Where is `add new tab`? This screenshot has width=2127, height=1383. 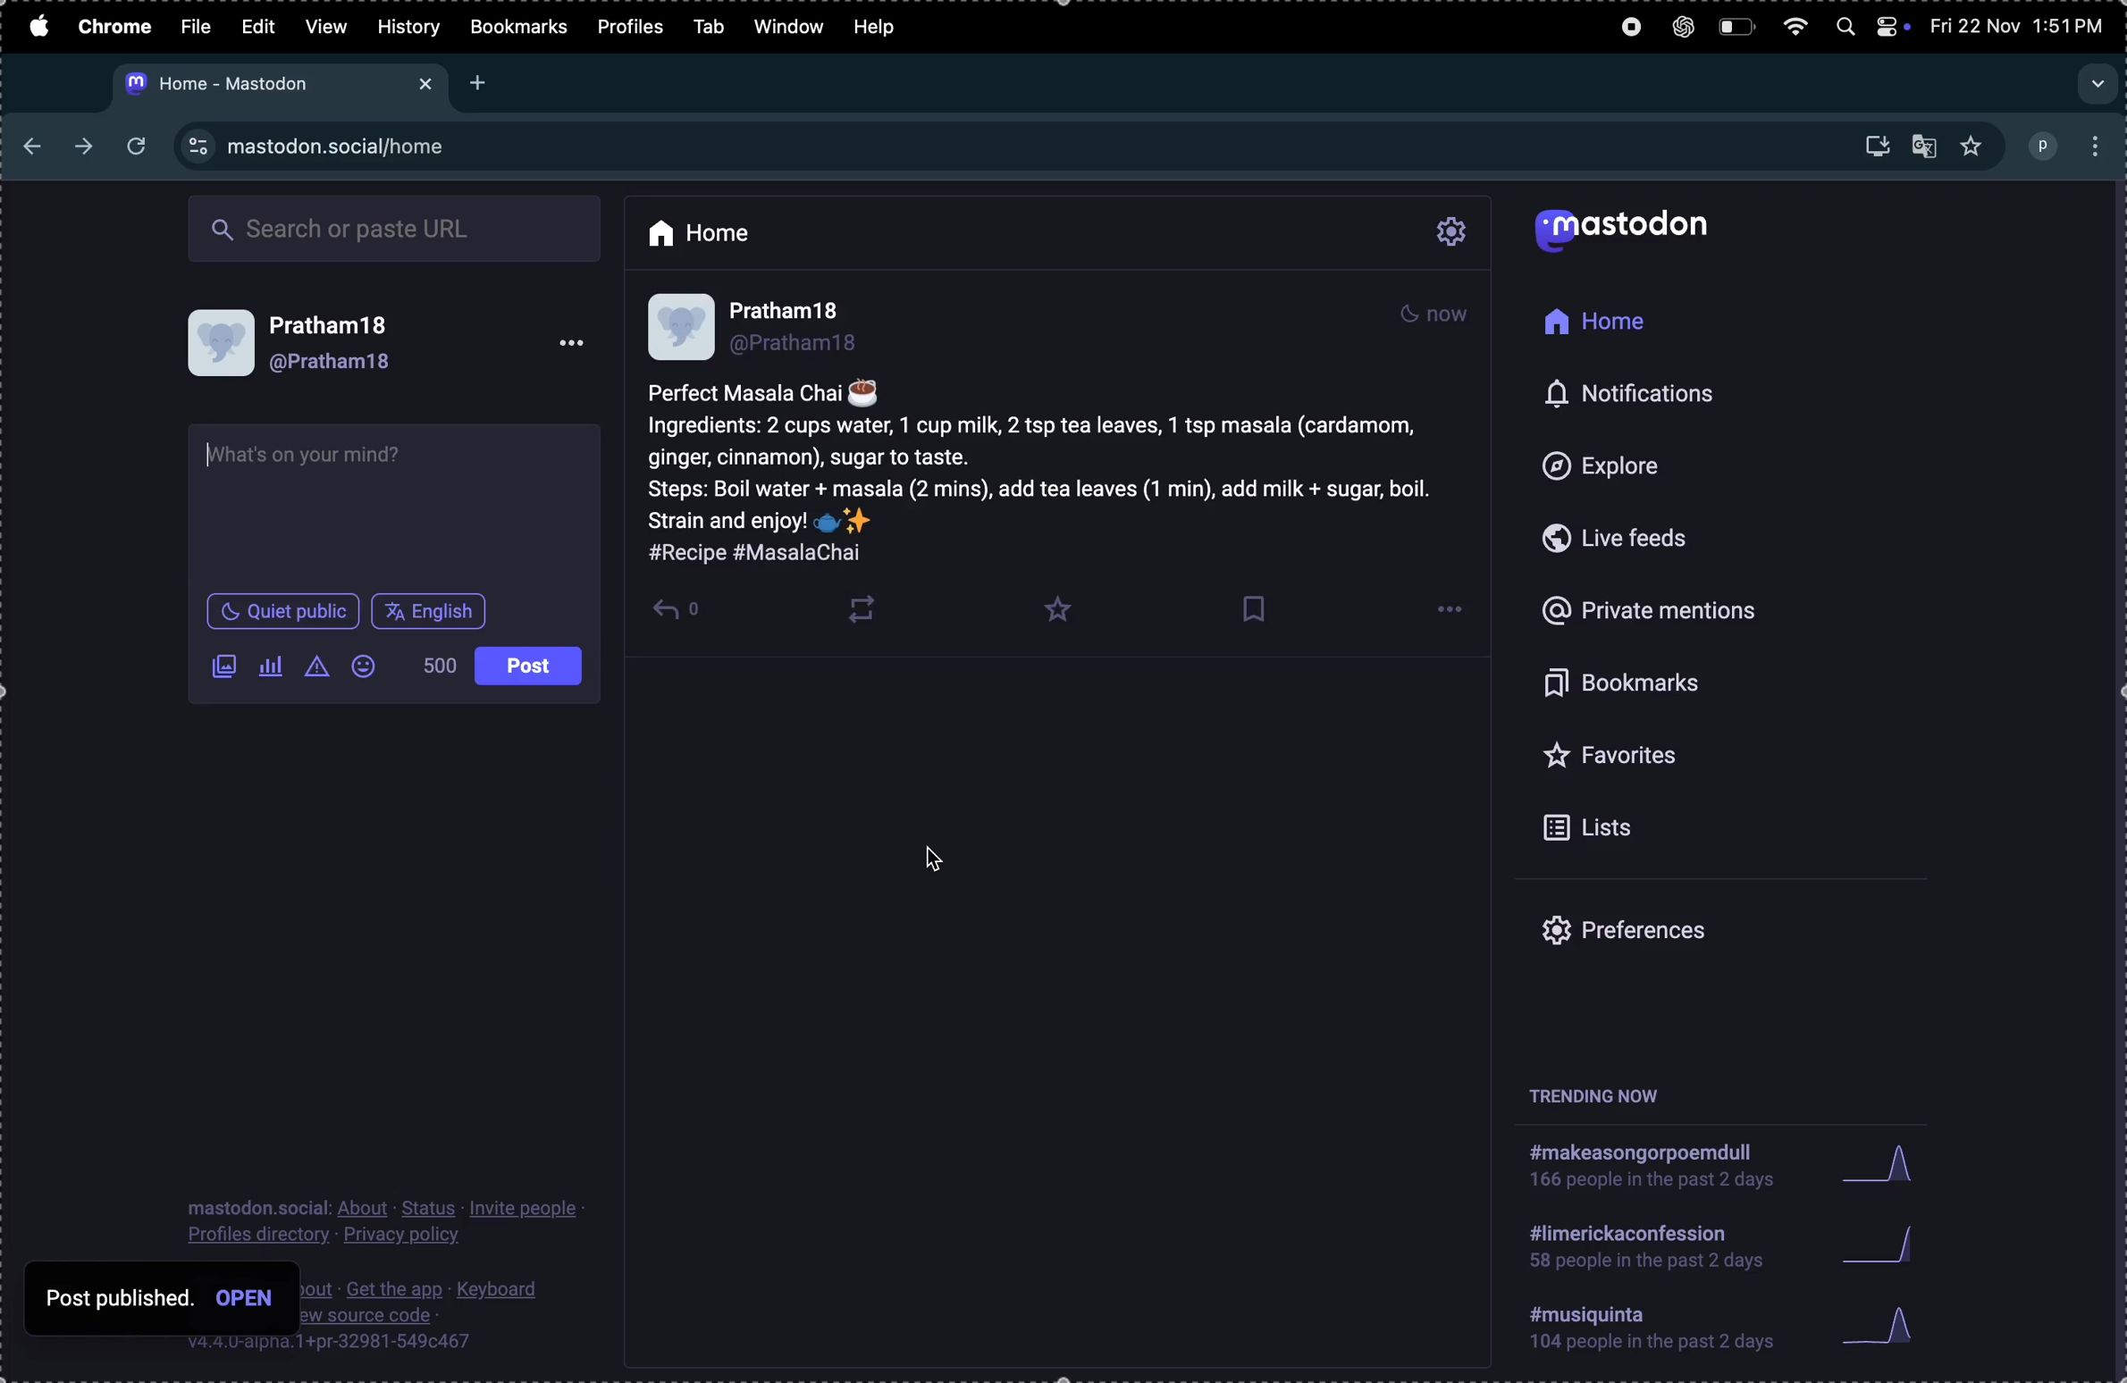
add new tab is located at coordinates (479, 86).